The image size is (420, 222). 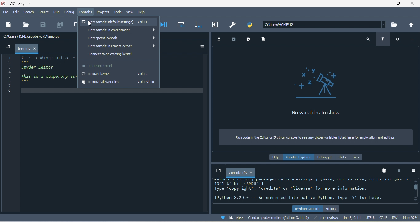 What do you see at coordinates (343, 157) in the screenshot?
I see `plots` at bounding box center [343, 157].